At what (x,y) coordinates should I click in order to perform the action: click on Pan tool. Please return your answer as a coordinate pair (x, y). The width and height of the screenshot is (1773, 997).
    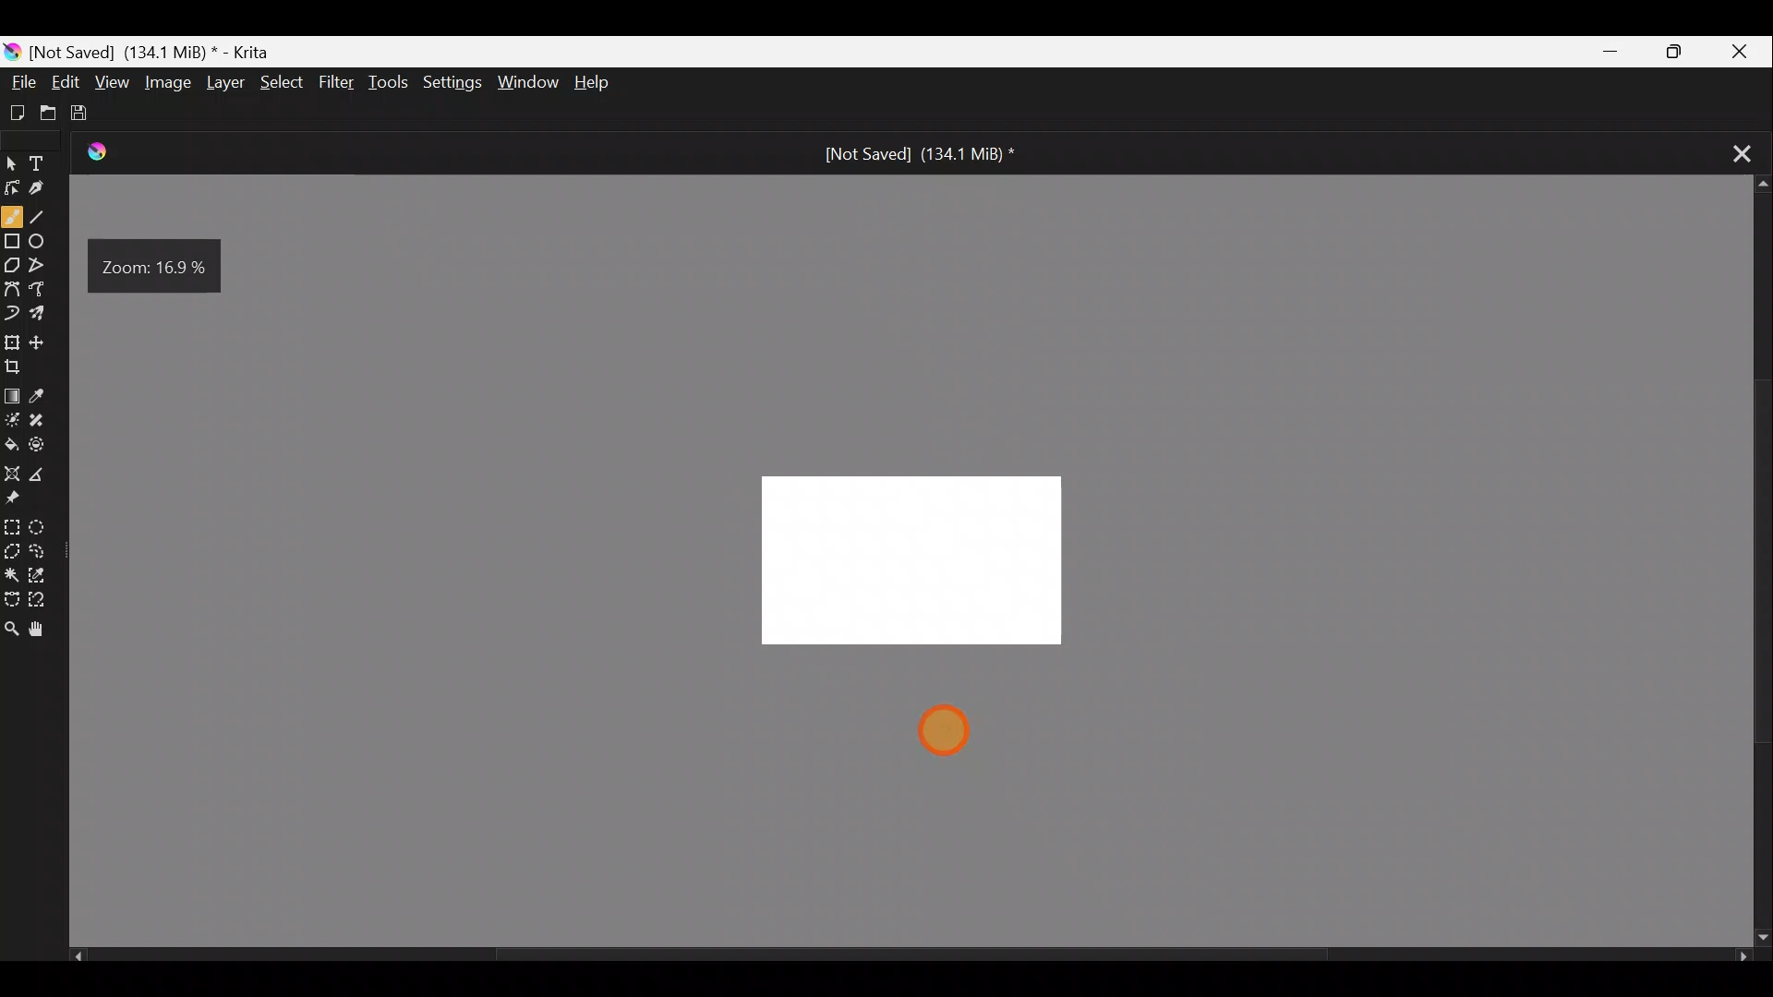
    Looking at the image, I should click on (41, 631).